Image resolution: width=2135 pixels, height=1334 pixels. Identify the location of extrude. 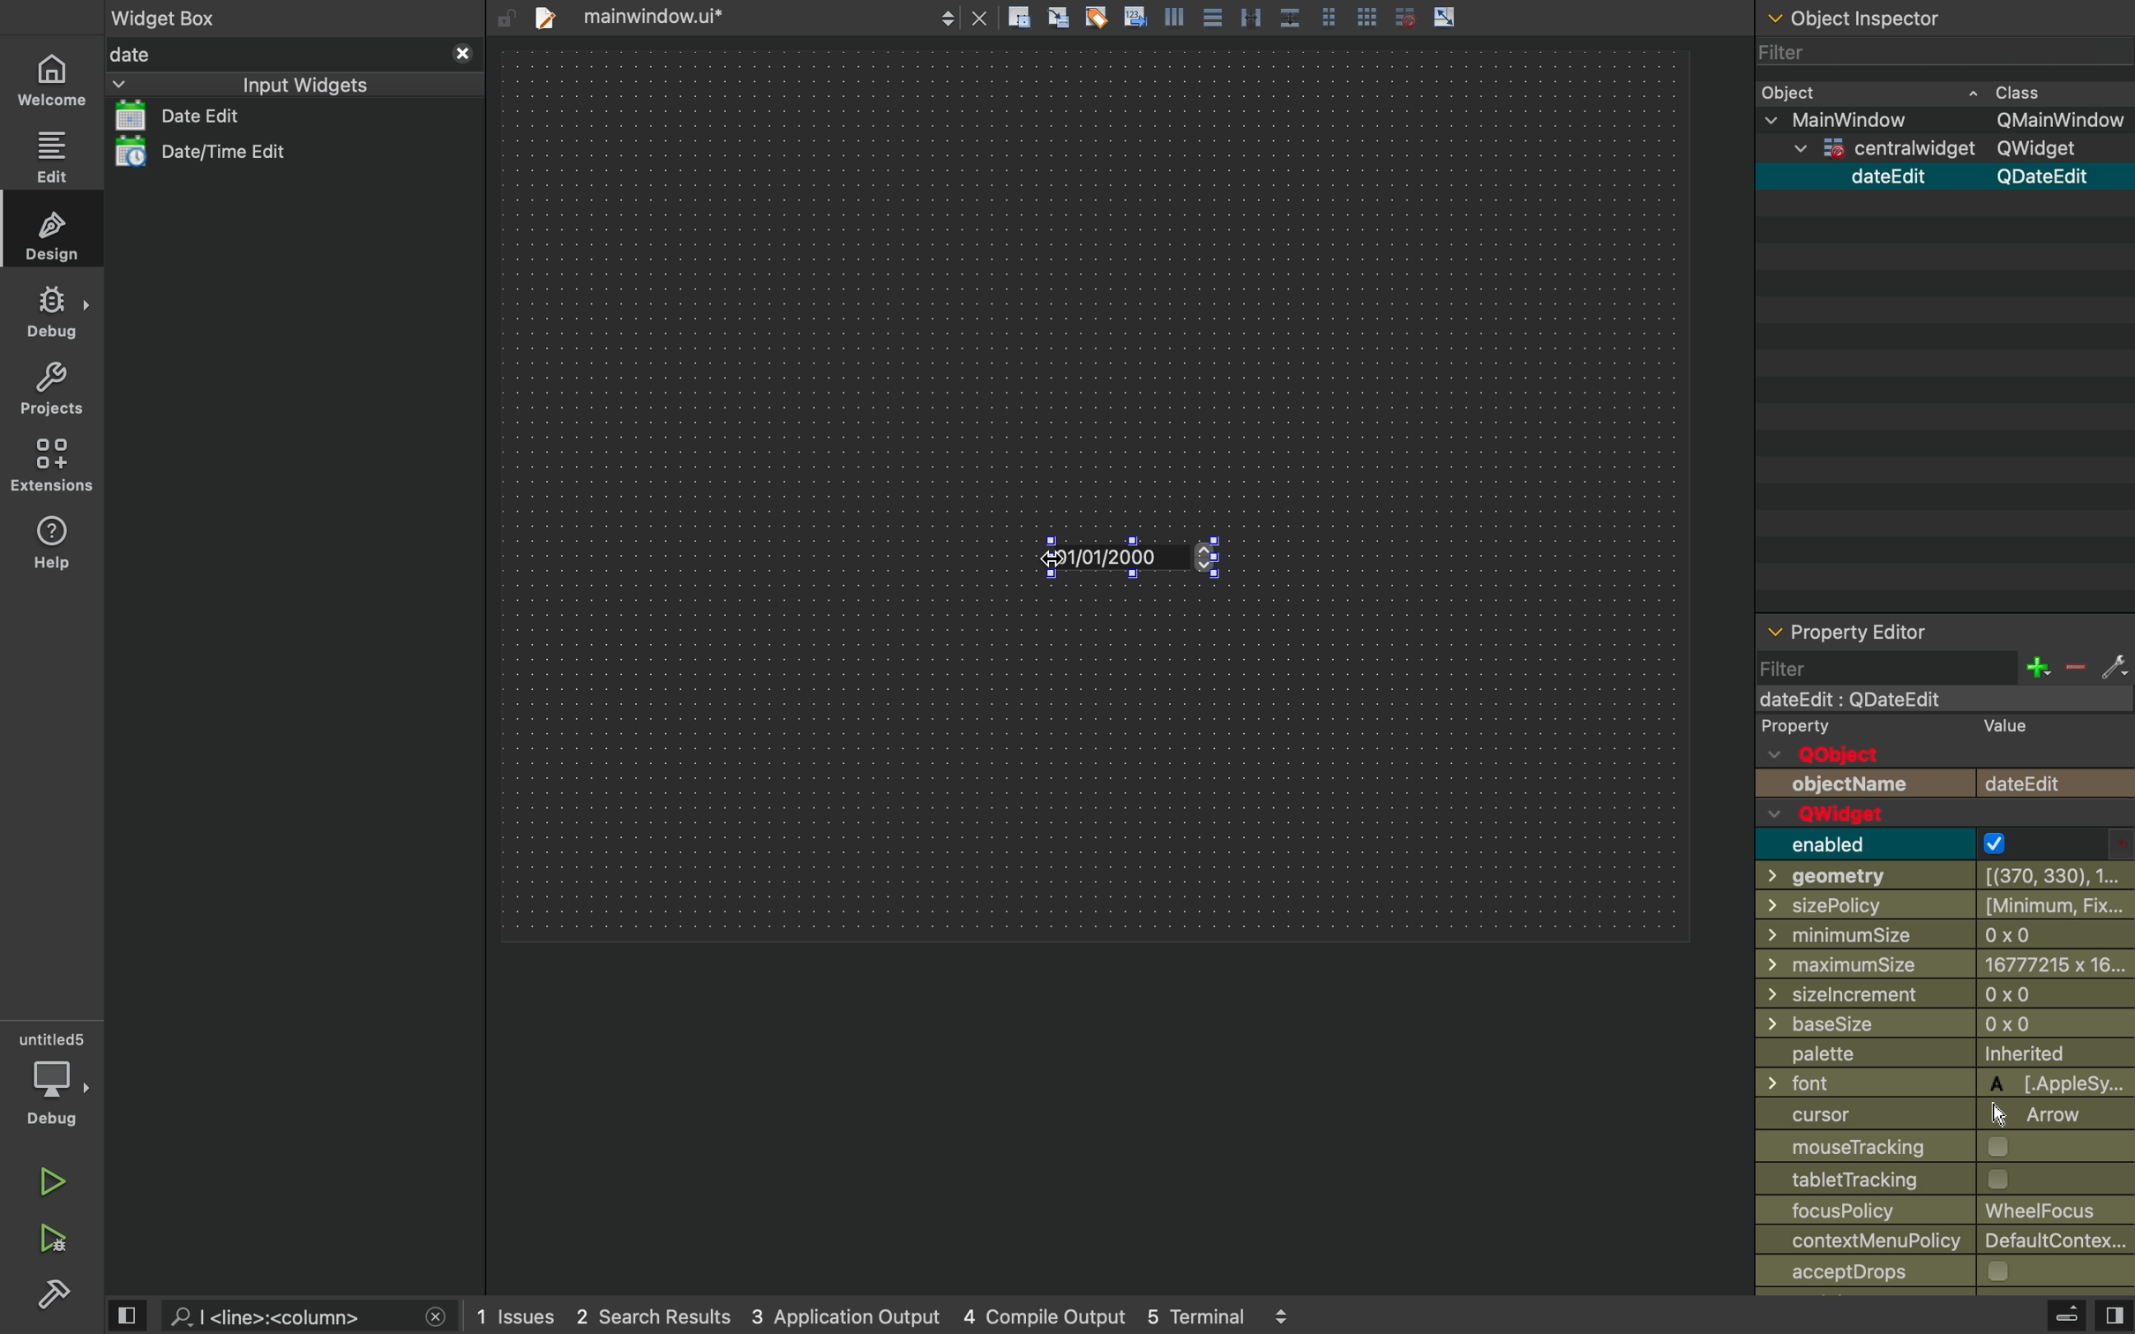
(2069, 1315).